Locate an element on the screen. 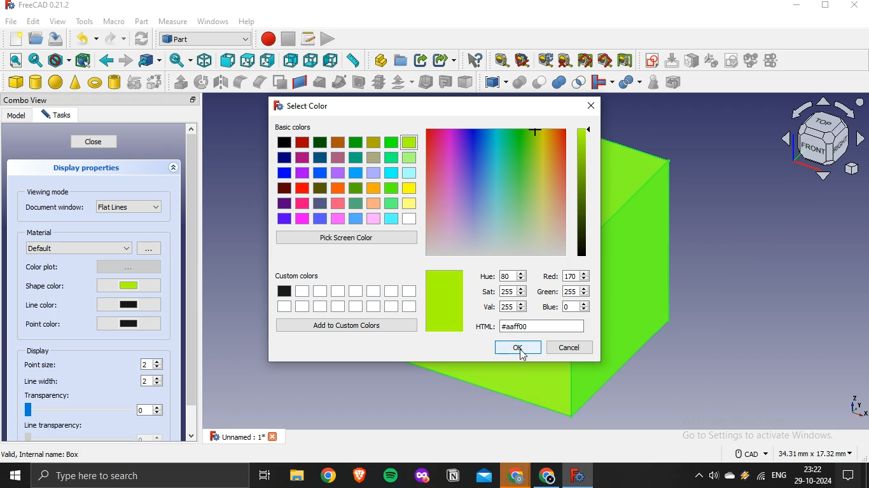 This screenshot has width=869, height=488. close is located at coordinates (856, 6).